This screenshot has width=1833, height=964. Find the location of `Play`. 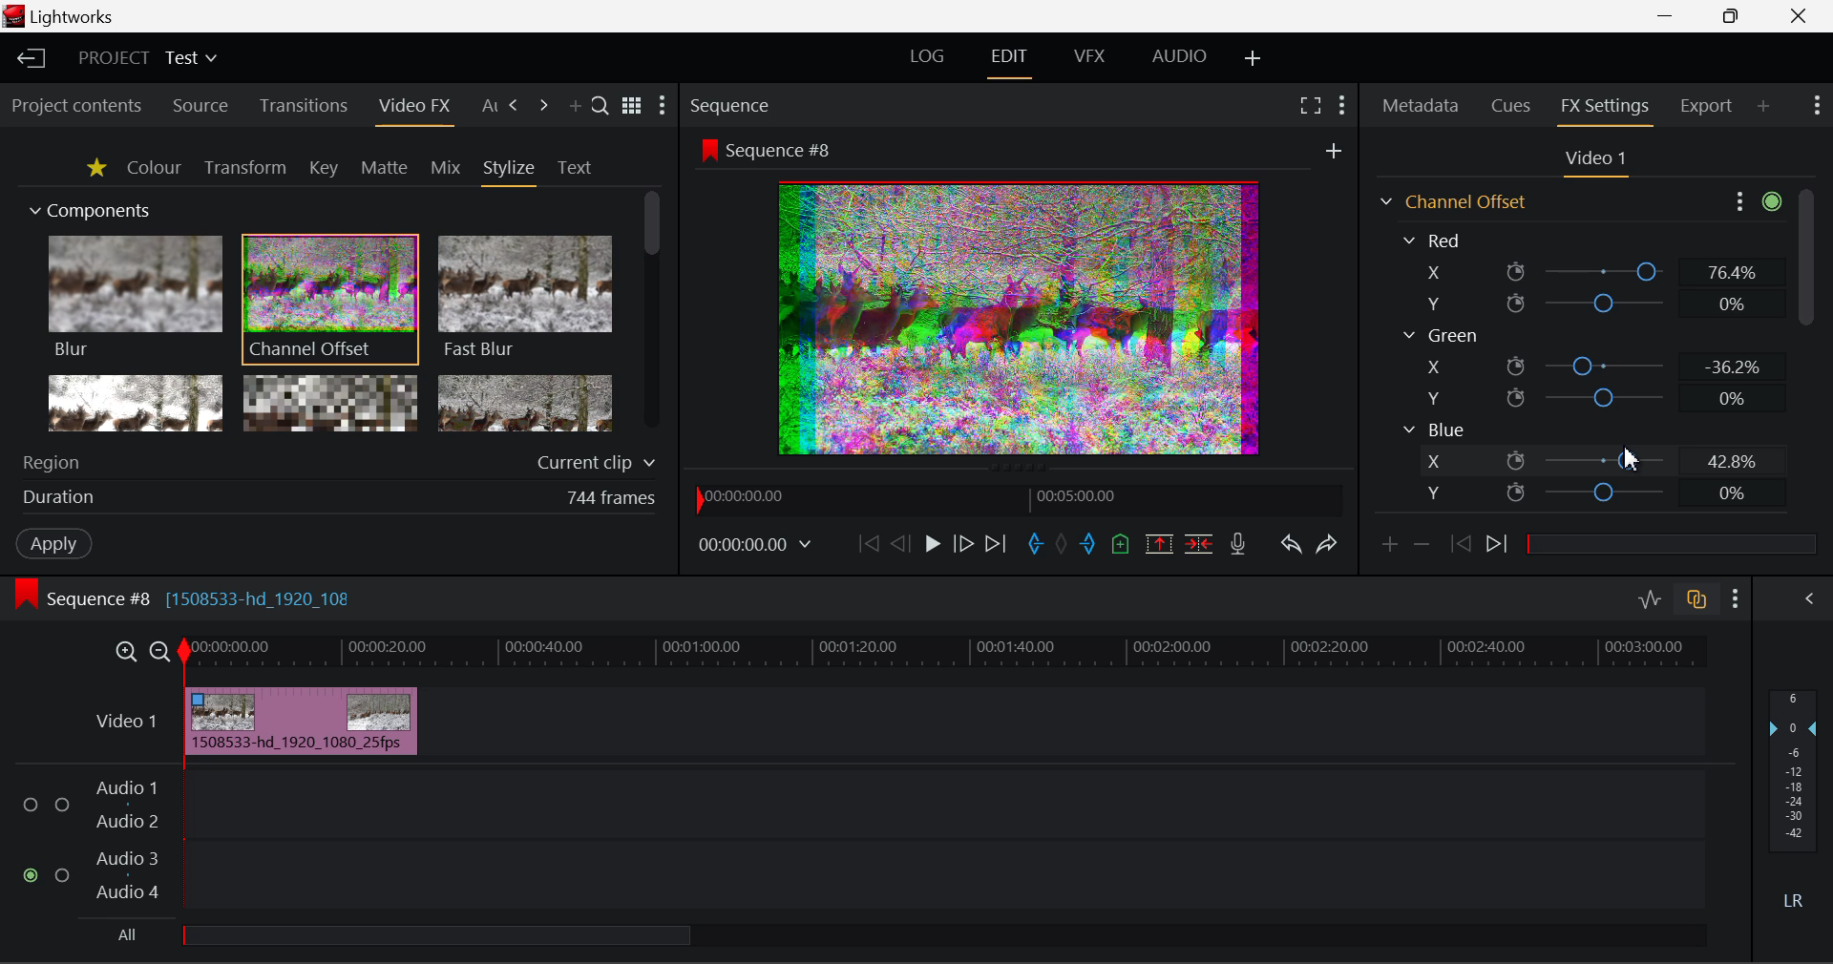

Play is located at coordinates (930, 545).